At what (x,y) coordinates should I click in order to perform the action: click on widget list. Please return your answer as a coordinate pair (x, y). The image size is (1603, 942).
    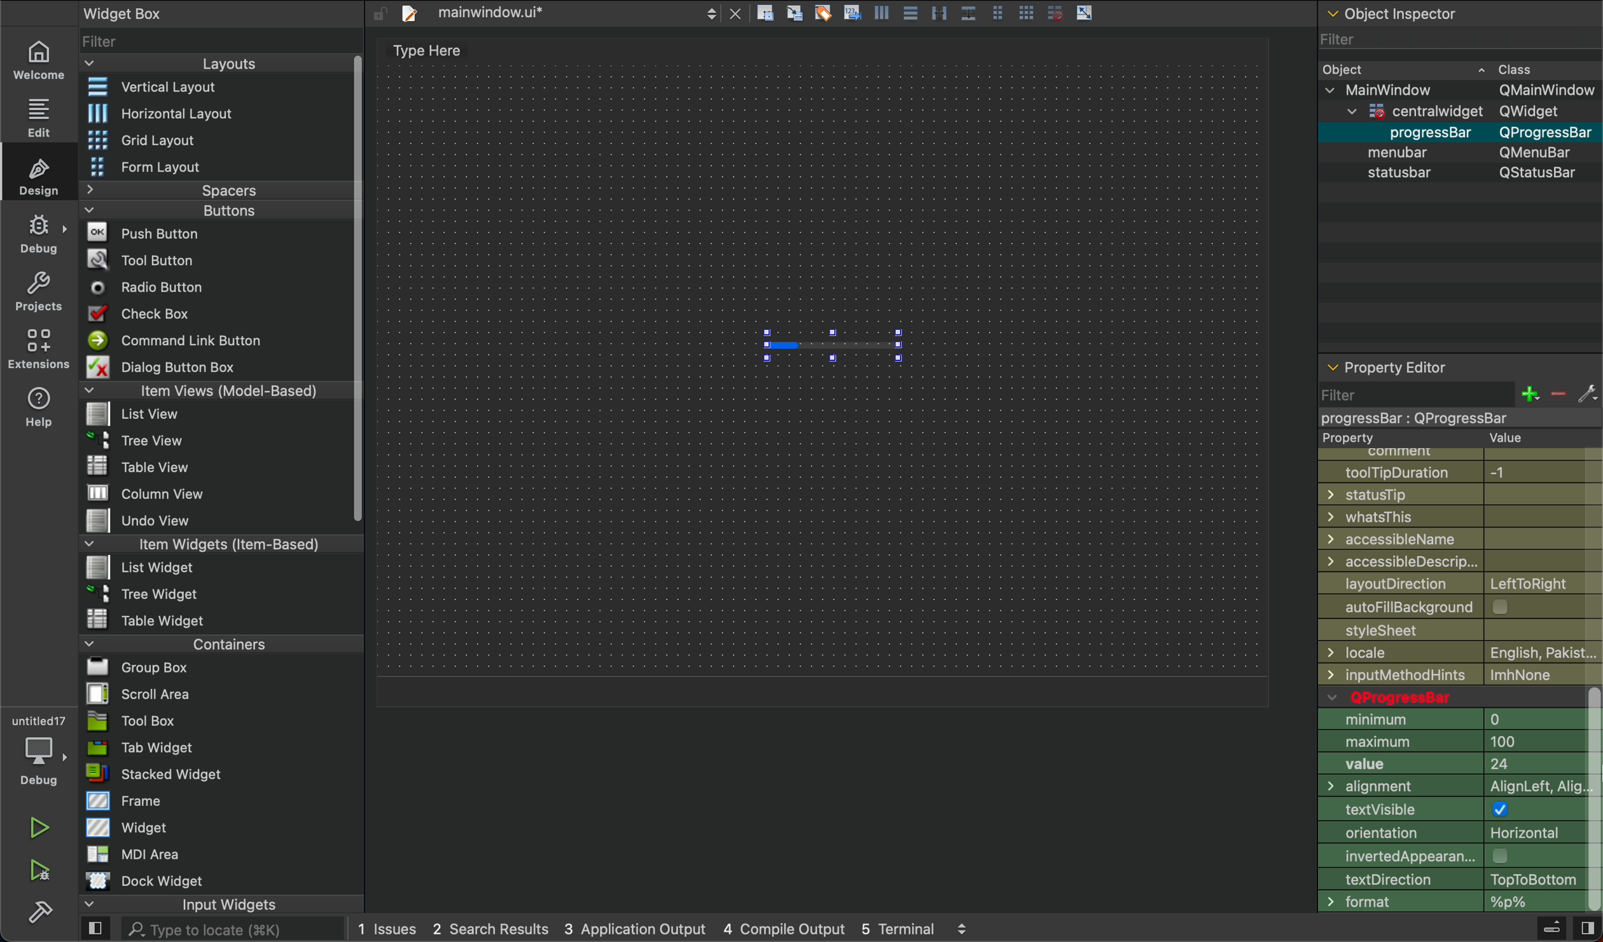
    Looking at the image, I should click on (214, 39).